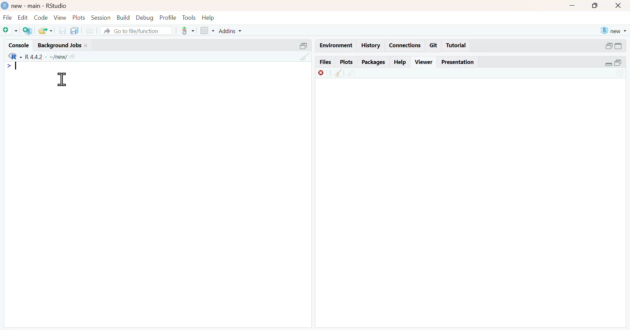  Describe the element at coordinates (136, 31) in the screenshot. I see `go to file/function` at that location.